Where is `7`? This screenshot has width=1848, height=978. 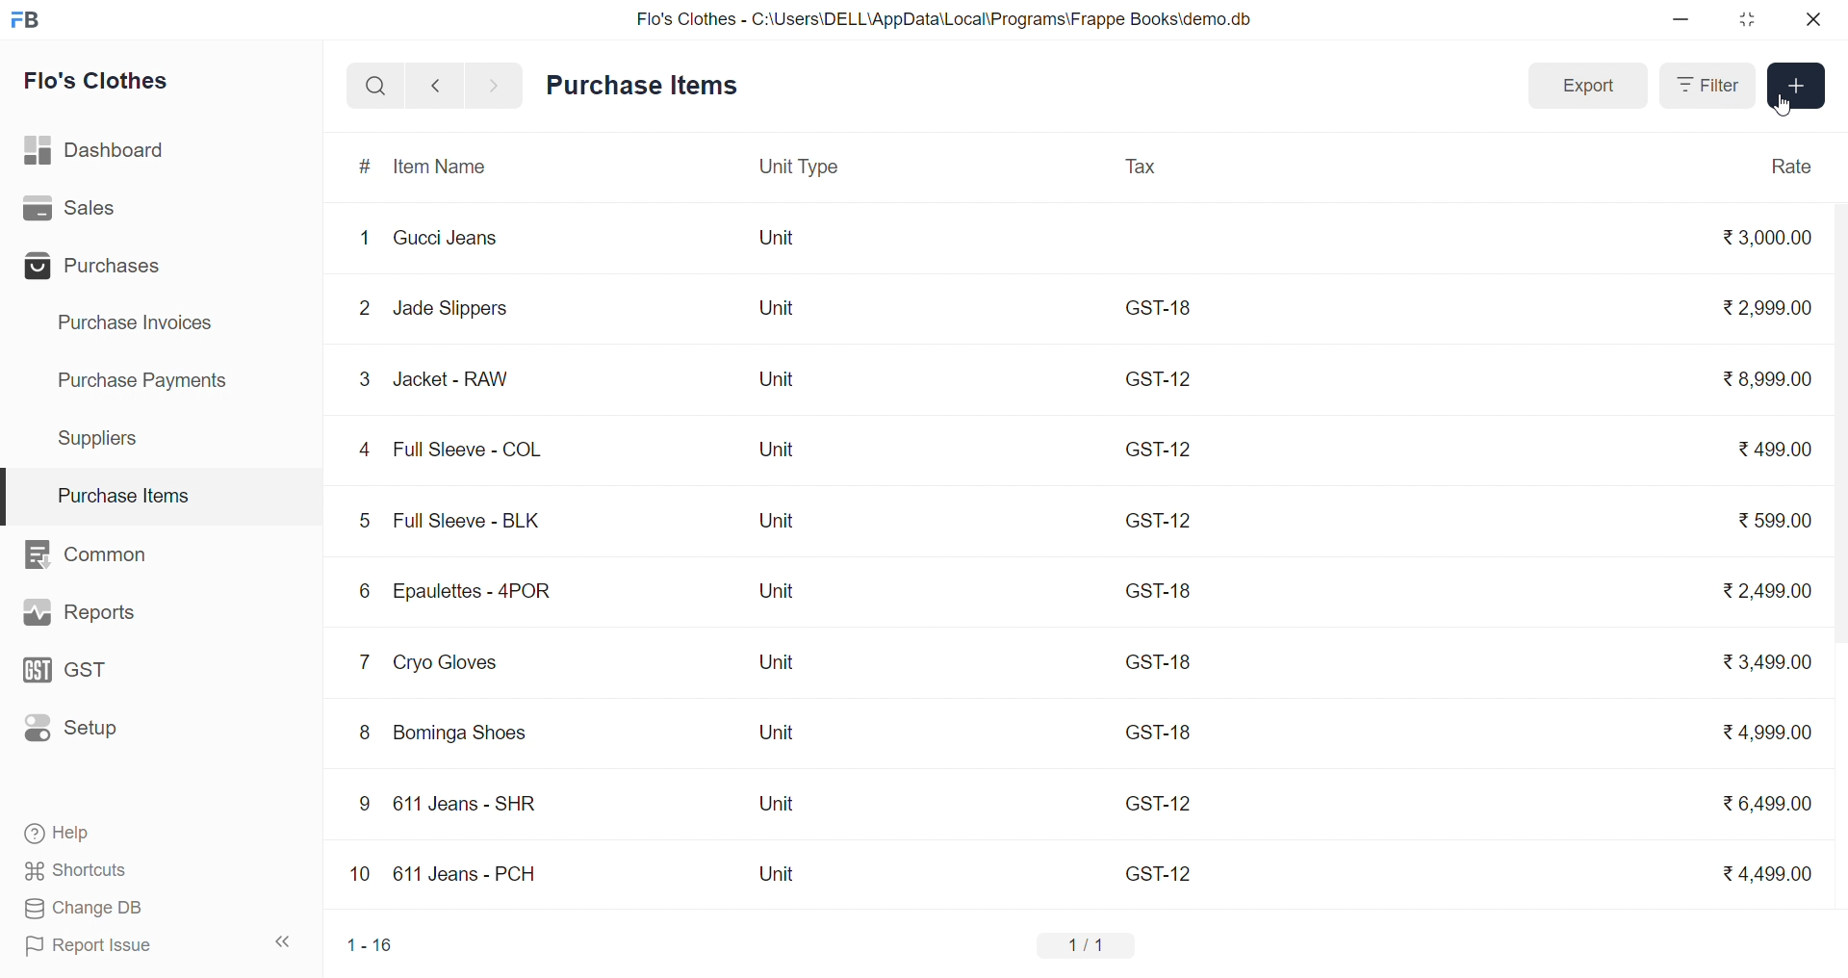
7 is located at coordinates (364, 662).